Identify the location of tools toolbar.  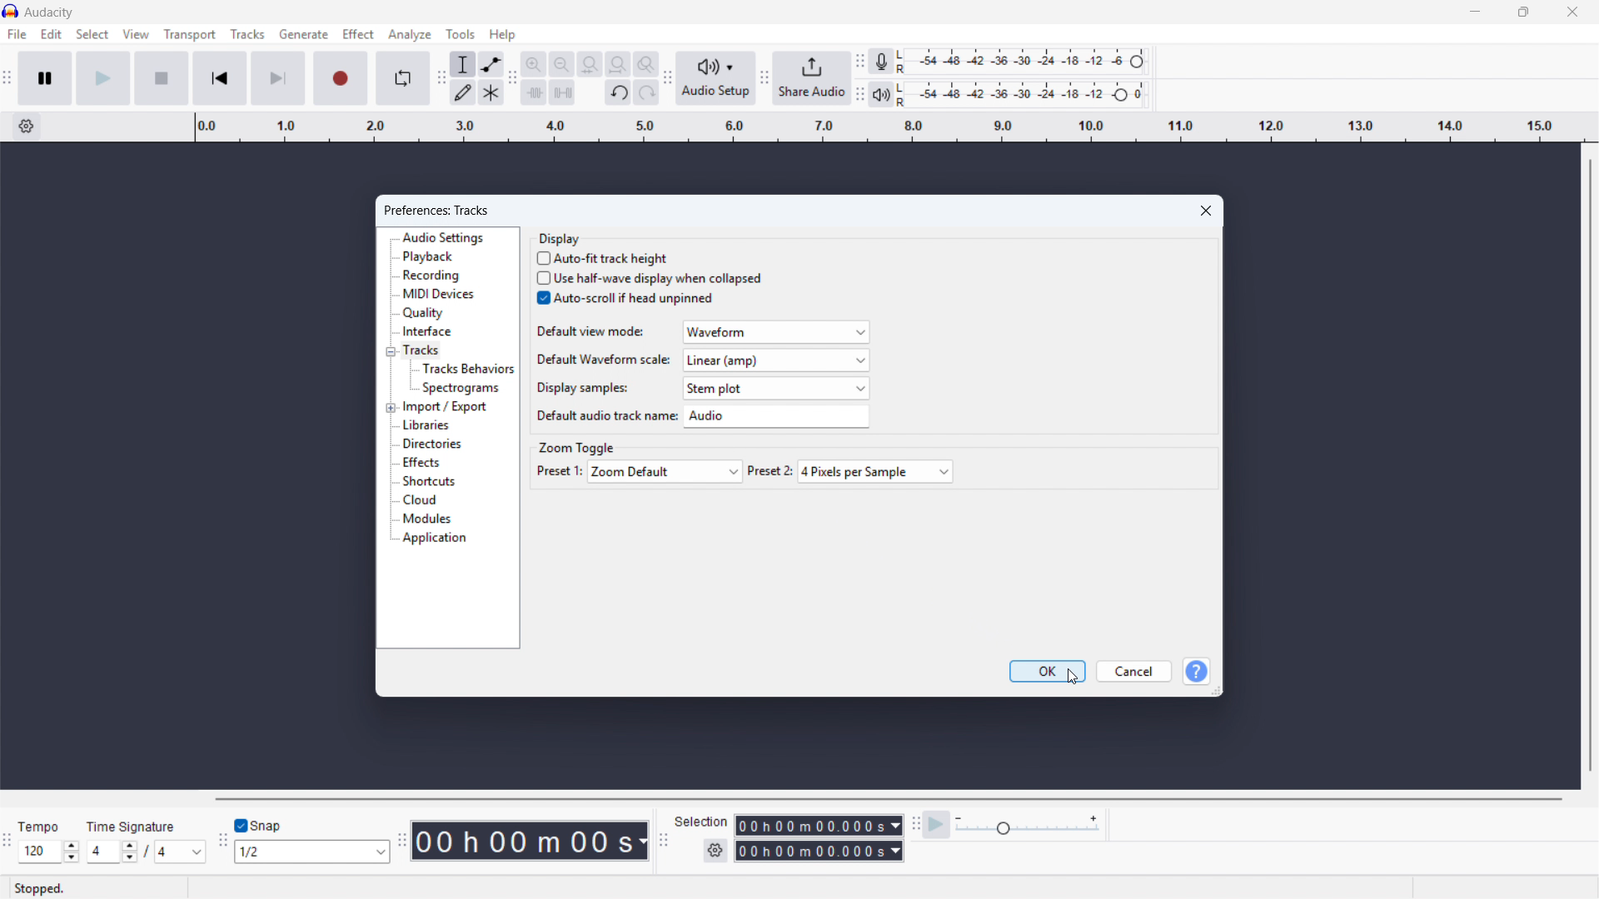
(441, 77).